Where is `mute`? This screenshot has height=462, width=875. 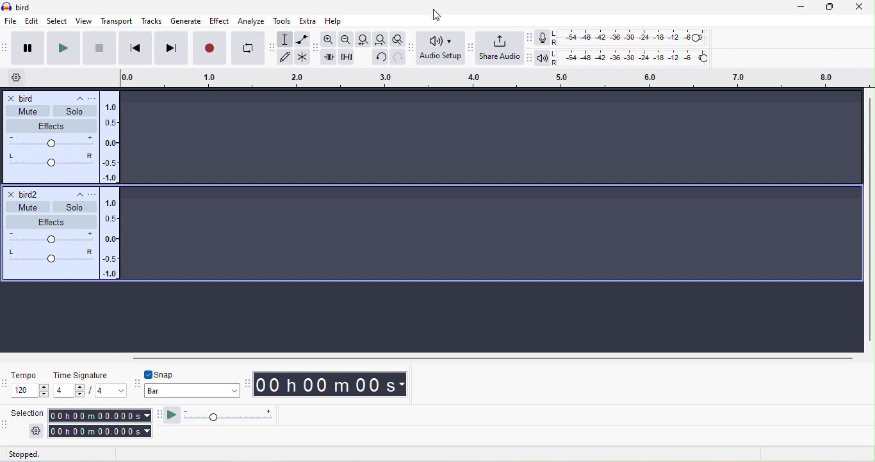 mute is located at coordinates (25, 207).